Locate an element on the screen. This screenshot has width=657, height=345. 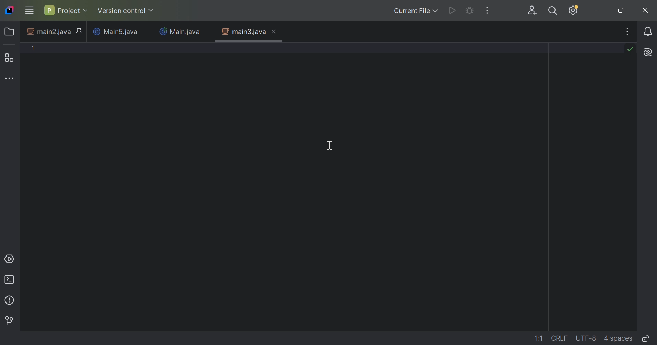
Restore down is located at coordinates (621, 10).